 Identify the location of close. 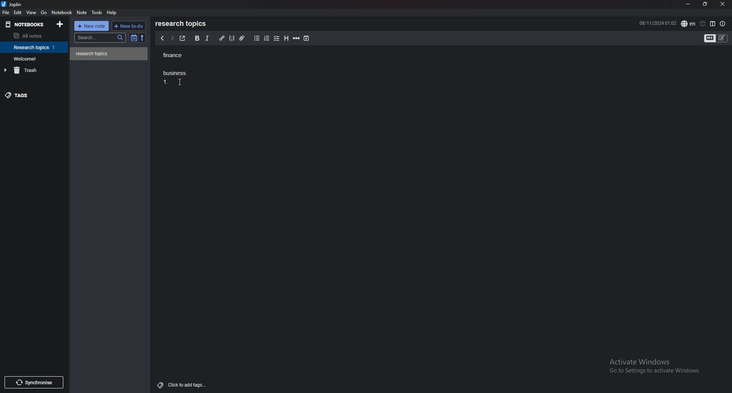
(722, 5).